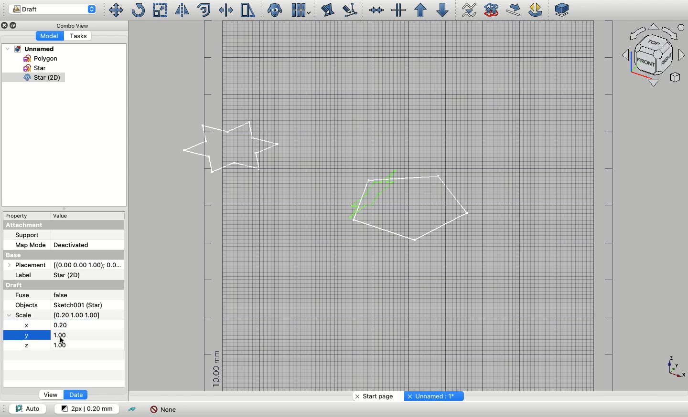 This screenshot has height=417, width=688. I want to click on Move, so click(115, 10).